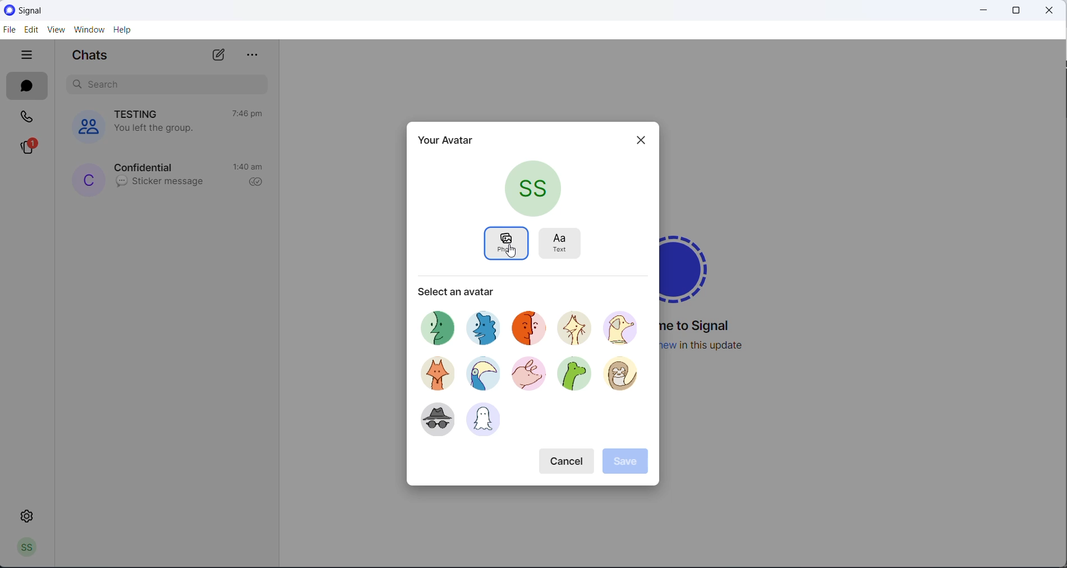 The width and height of the screenshot is (1067, 568). What do you see at coordinates (154, 131) in the screenshot?
I see `group left notification` at bounding box center [154, 131].